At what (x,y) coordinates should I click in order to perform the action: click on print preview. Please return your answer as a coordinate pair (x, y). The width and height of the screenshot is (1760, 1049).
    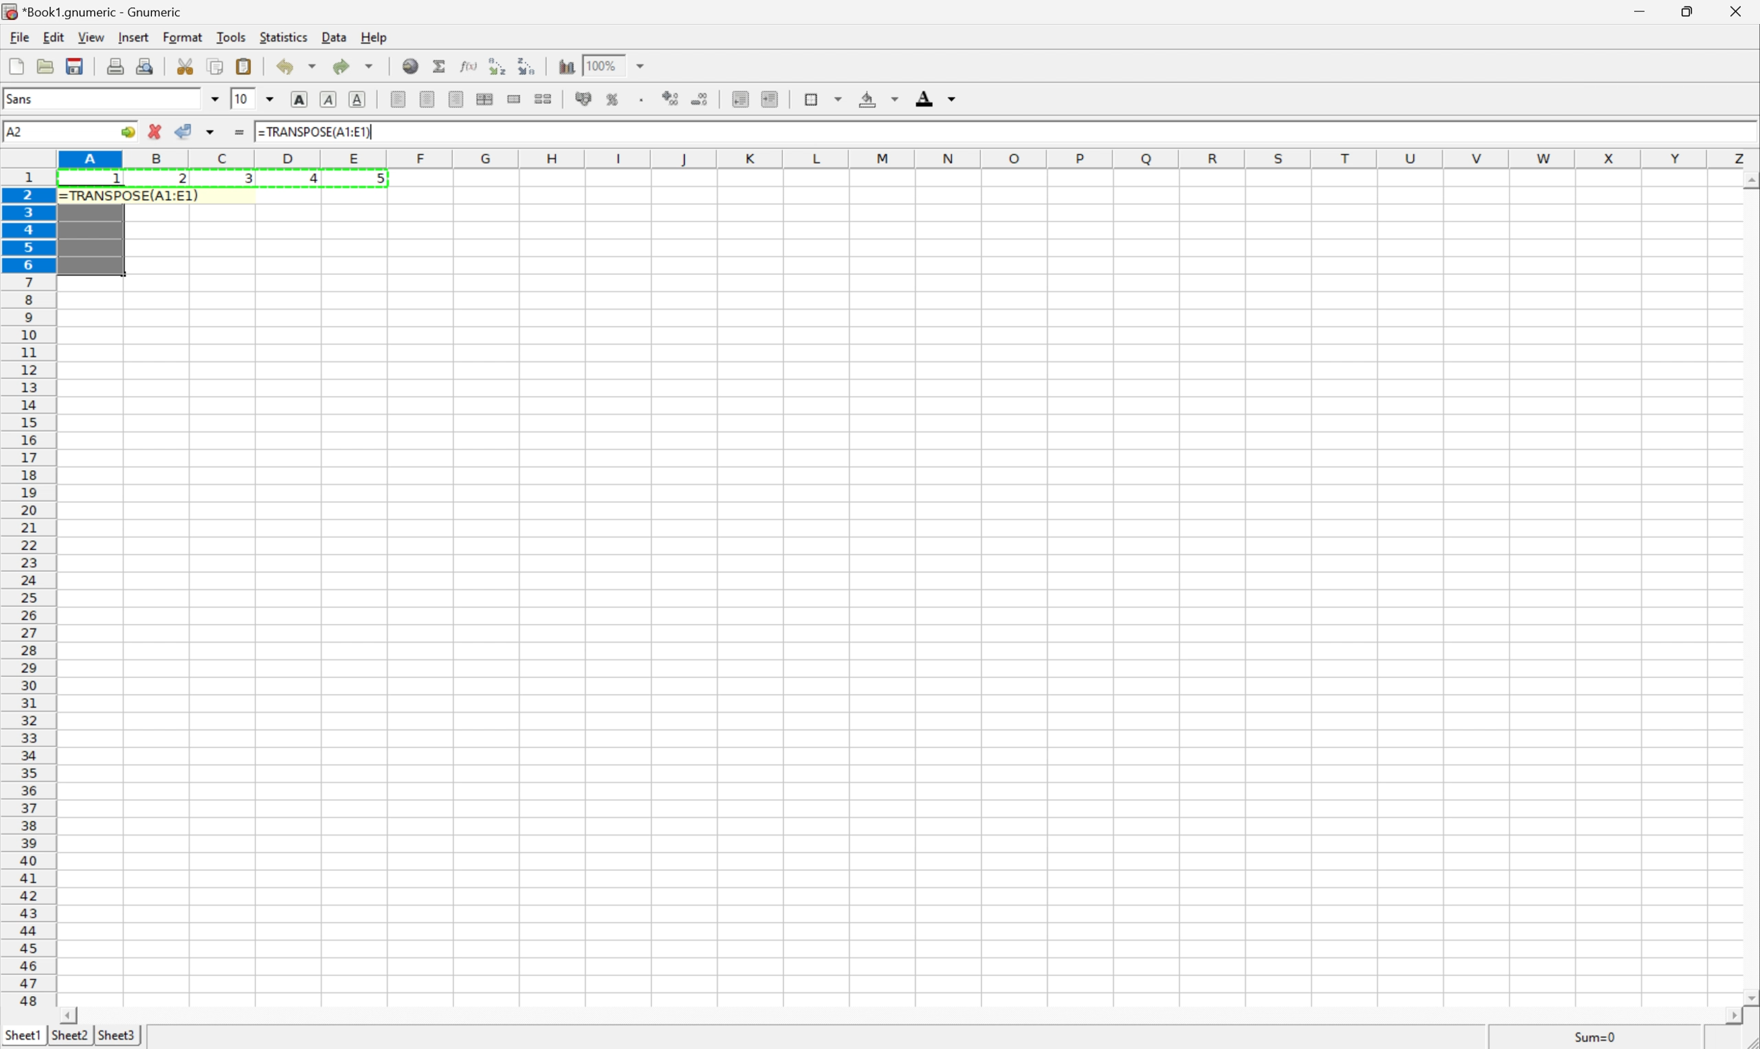
    Looking at the image, I should click on (146, 64).